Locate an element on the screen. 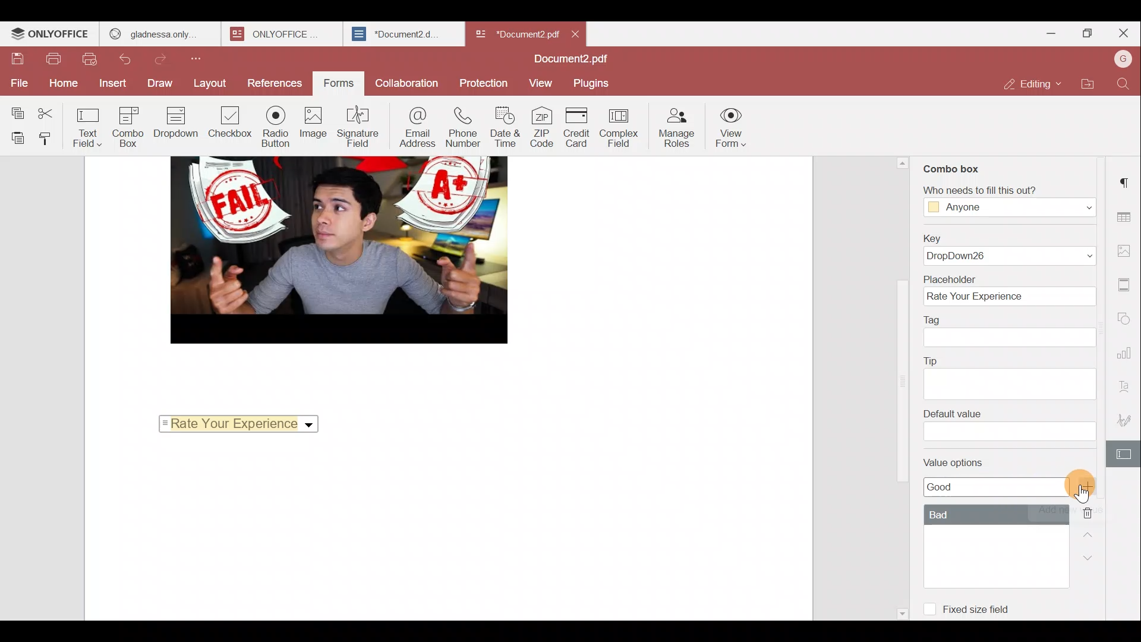 This screenshot has width=1141, height=642. Down is located at coordinates (1093, 563).